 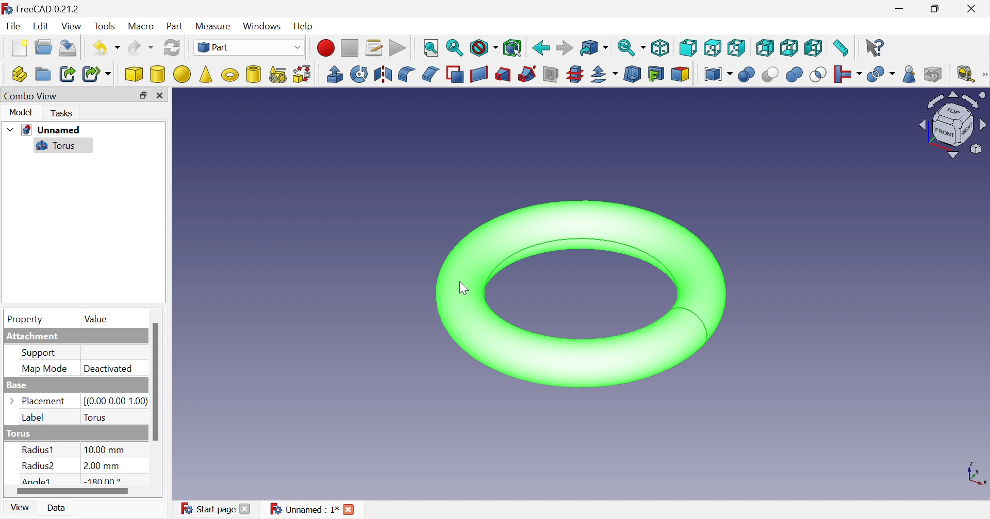 What do you see at coordinates (818, 75) in the screenshot?
I see `Intersection` at bounding box center [818, 75].